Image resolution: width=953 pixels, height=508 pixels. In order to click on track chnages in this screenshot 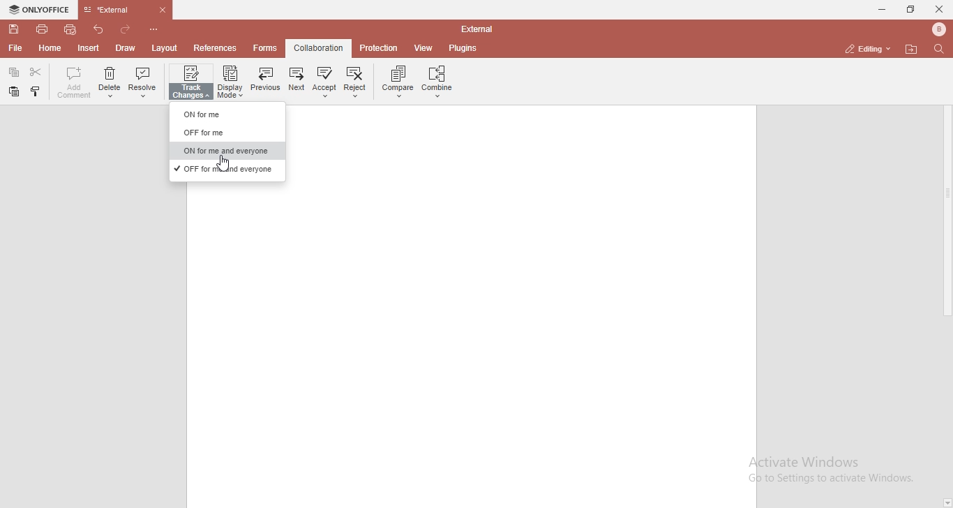, I will do `click(192, 83)`.